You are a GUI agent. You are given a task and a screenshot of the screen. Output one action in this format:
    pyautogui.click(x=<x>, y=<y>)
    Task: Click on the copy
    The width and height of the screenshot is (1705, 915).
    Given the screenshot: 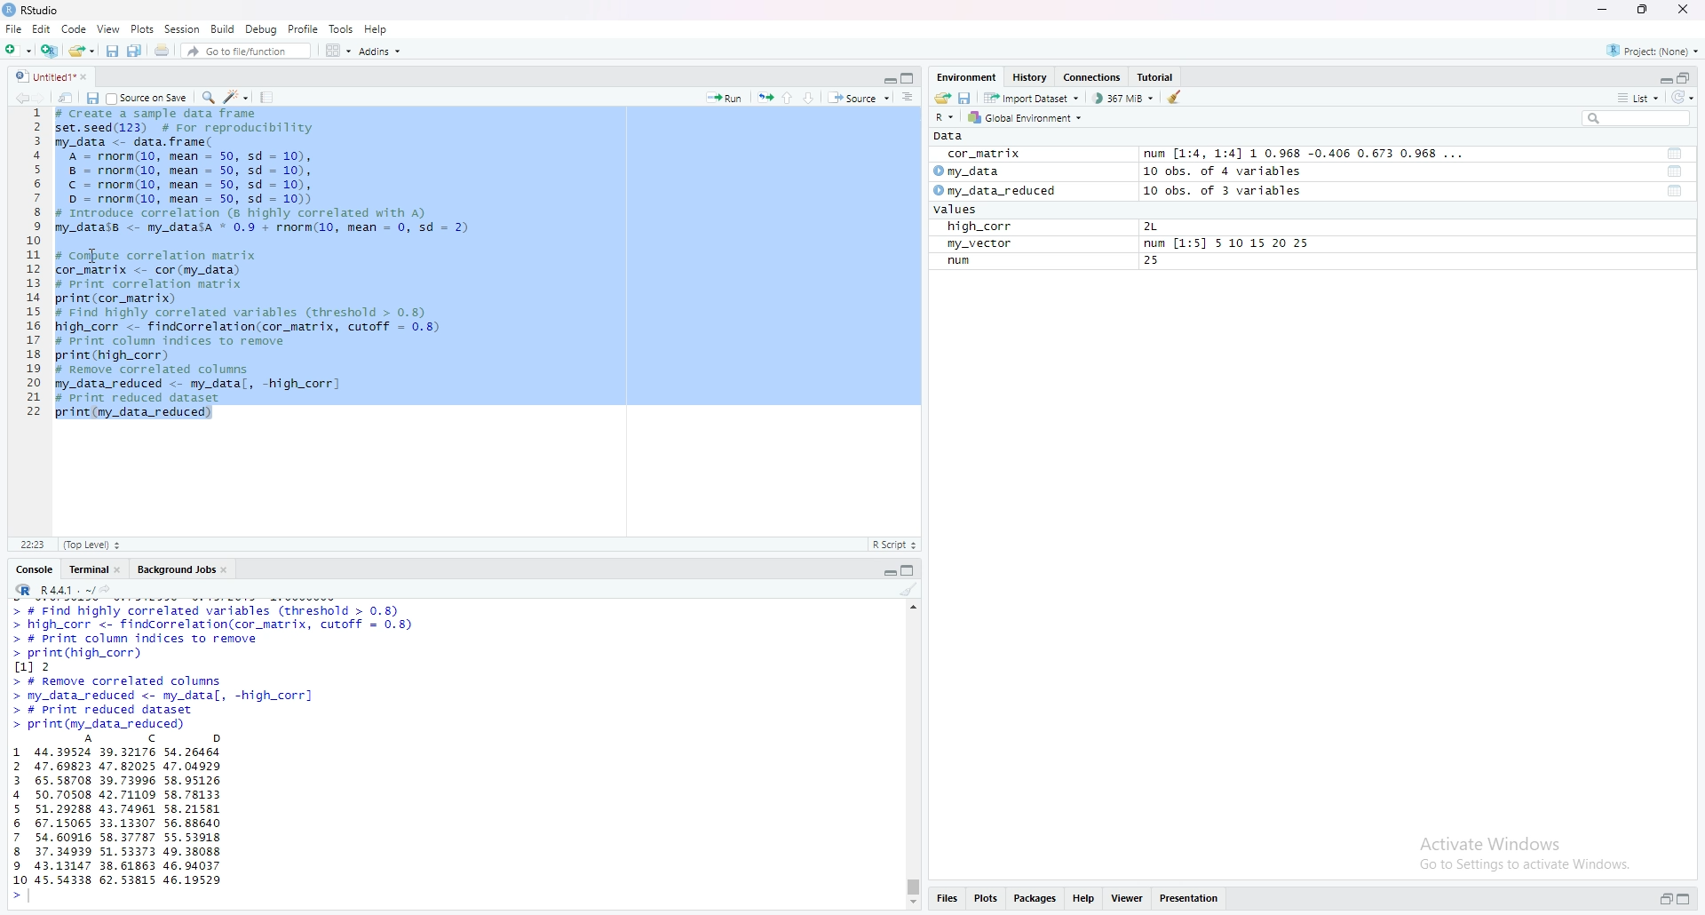 What is the action you would take?
    pyautogui.click(x=908, y=79)
    